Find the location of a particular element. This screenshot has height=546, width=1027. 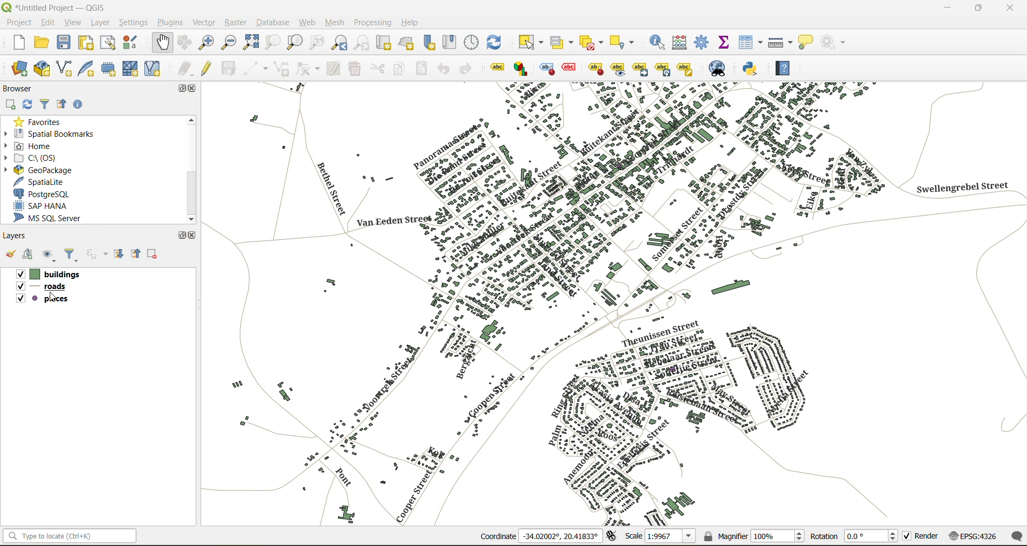

sap hana is located at coordinates (41, 206).